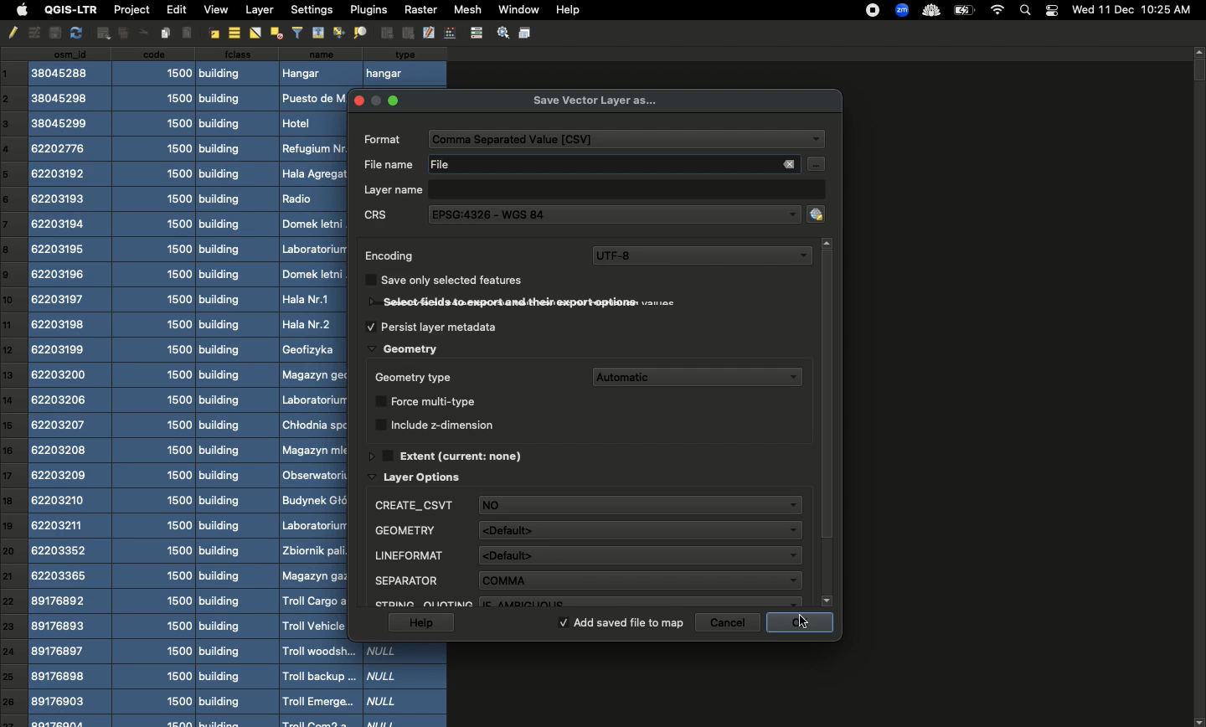 This screenshot has width=1206, height=727. Describe the element at coordinates (531, 304) in the screenshot. I see `Select fields to export and their export options` at that location.